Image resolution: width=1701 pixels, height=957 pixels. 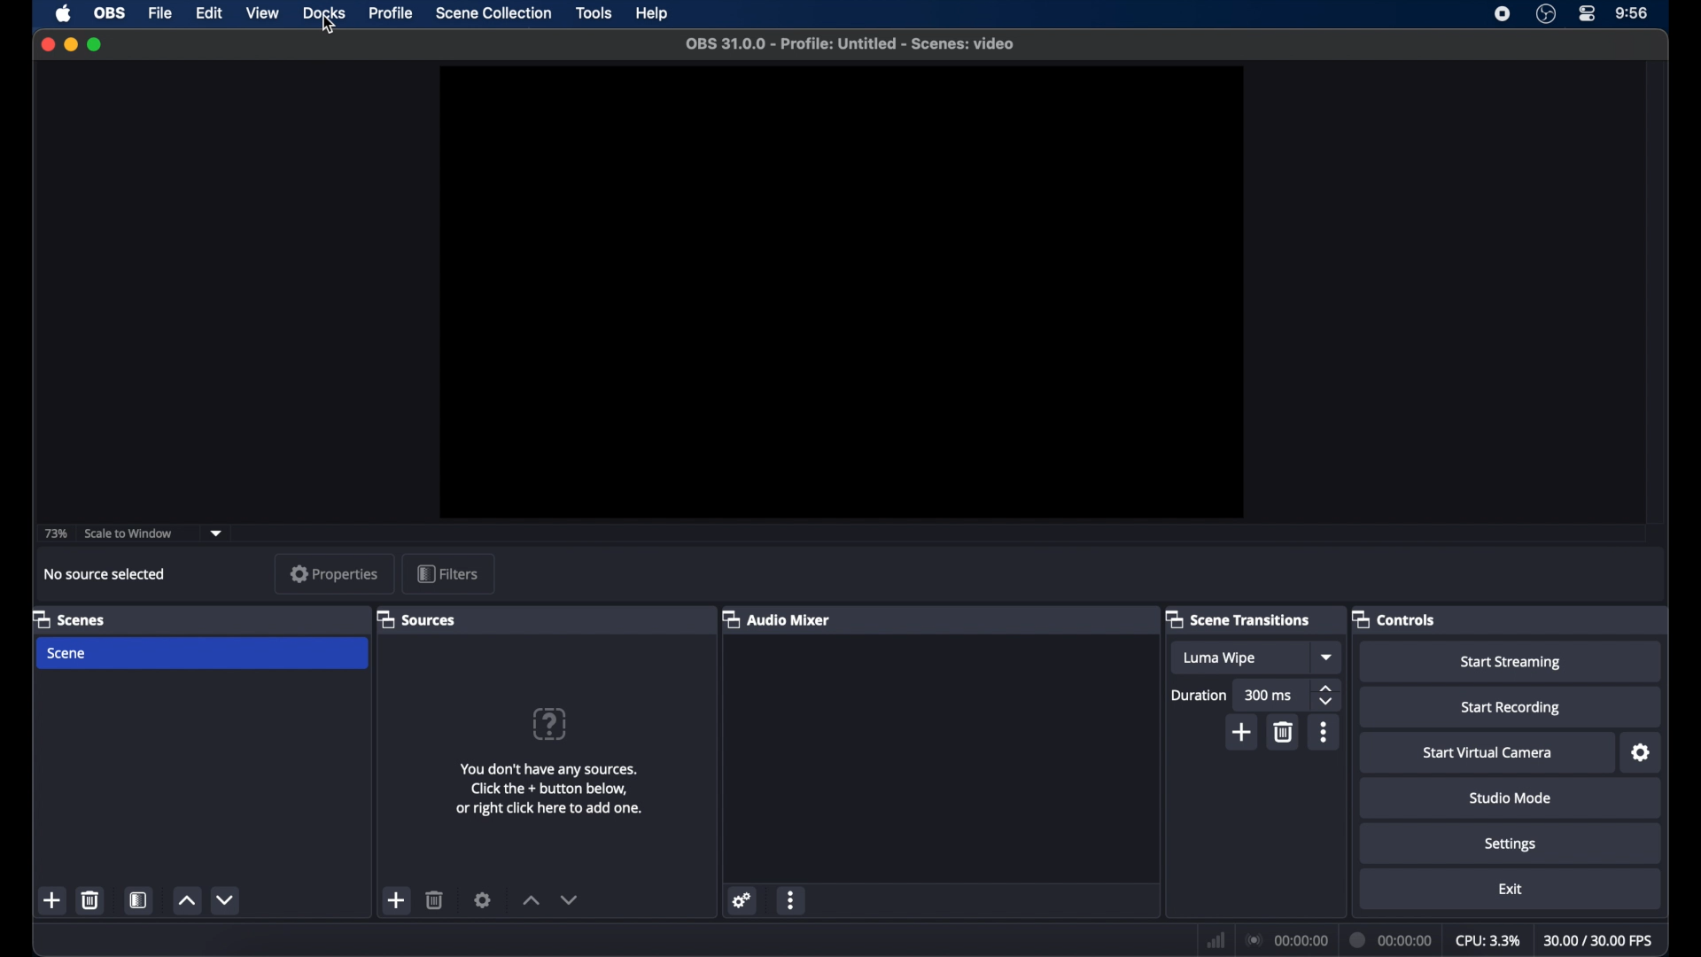 What do you see at coordinates (483, 899) in the screenshot?
I see `settings` at bounding box center [483, 899].